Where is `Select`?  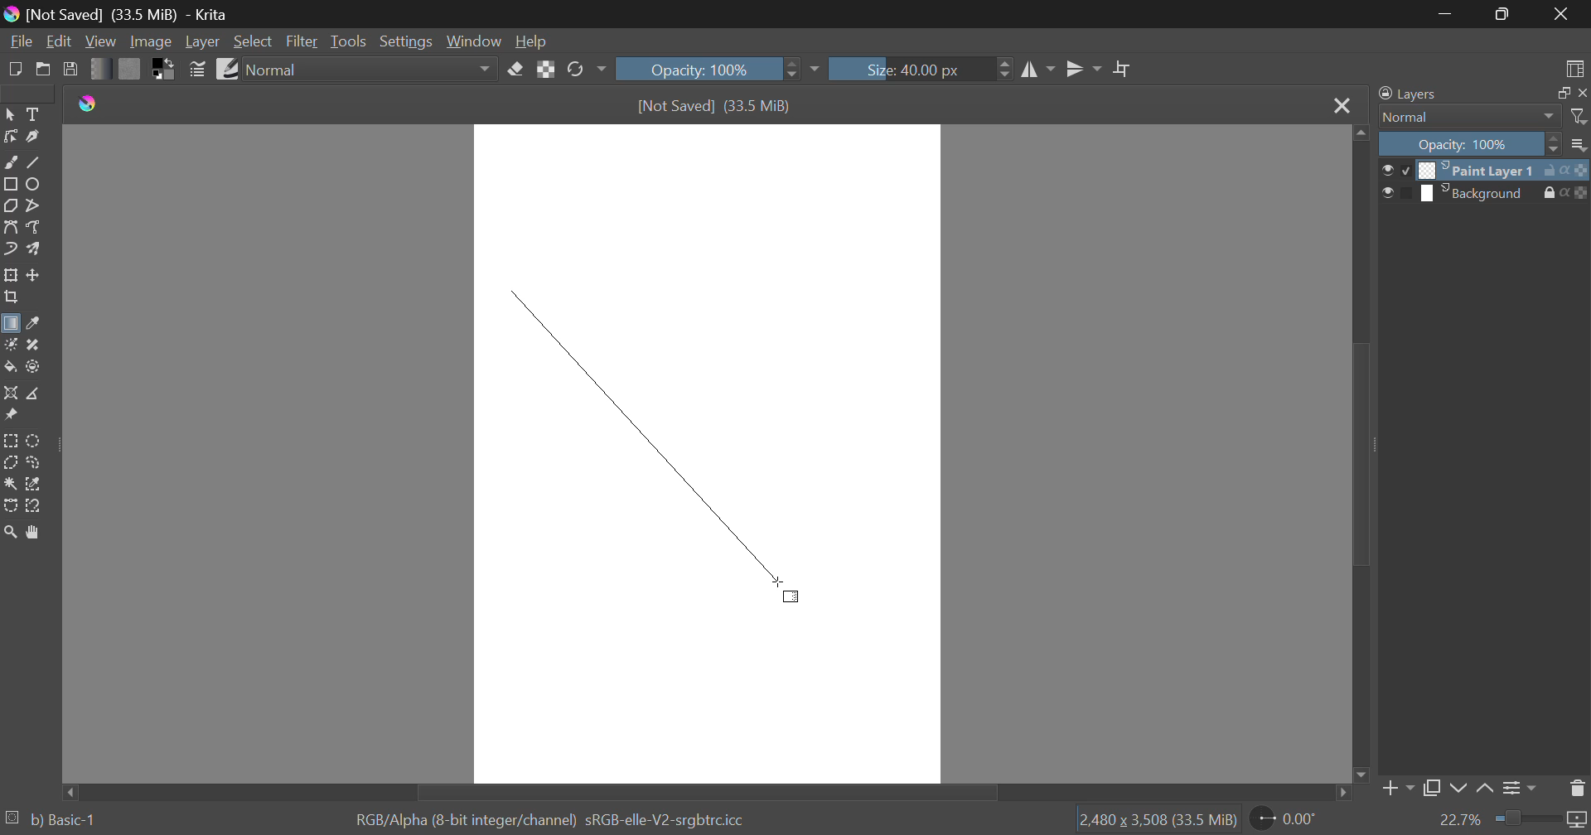 Select is located at coordinates (253, 41).